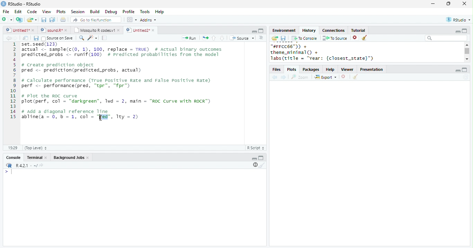 This screenshot has height=248, width=473. What do you see at coordinates (261, 38) in the screenshot?
I see `options` at bounding box center [261, 38].